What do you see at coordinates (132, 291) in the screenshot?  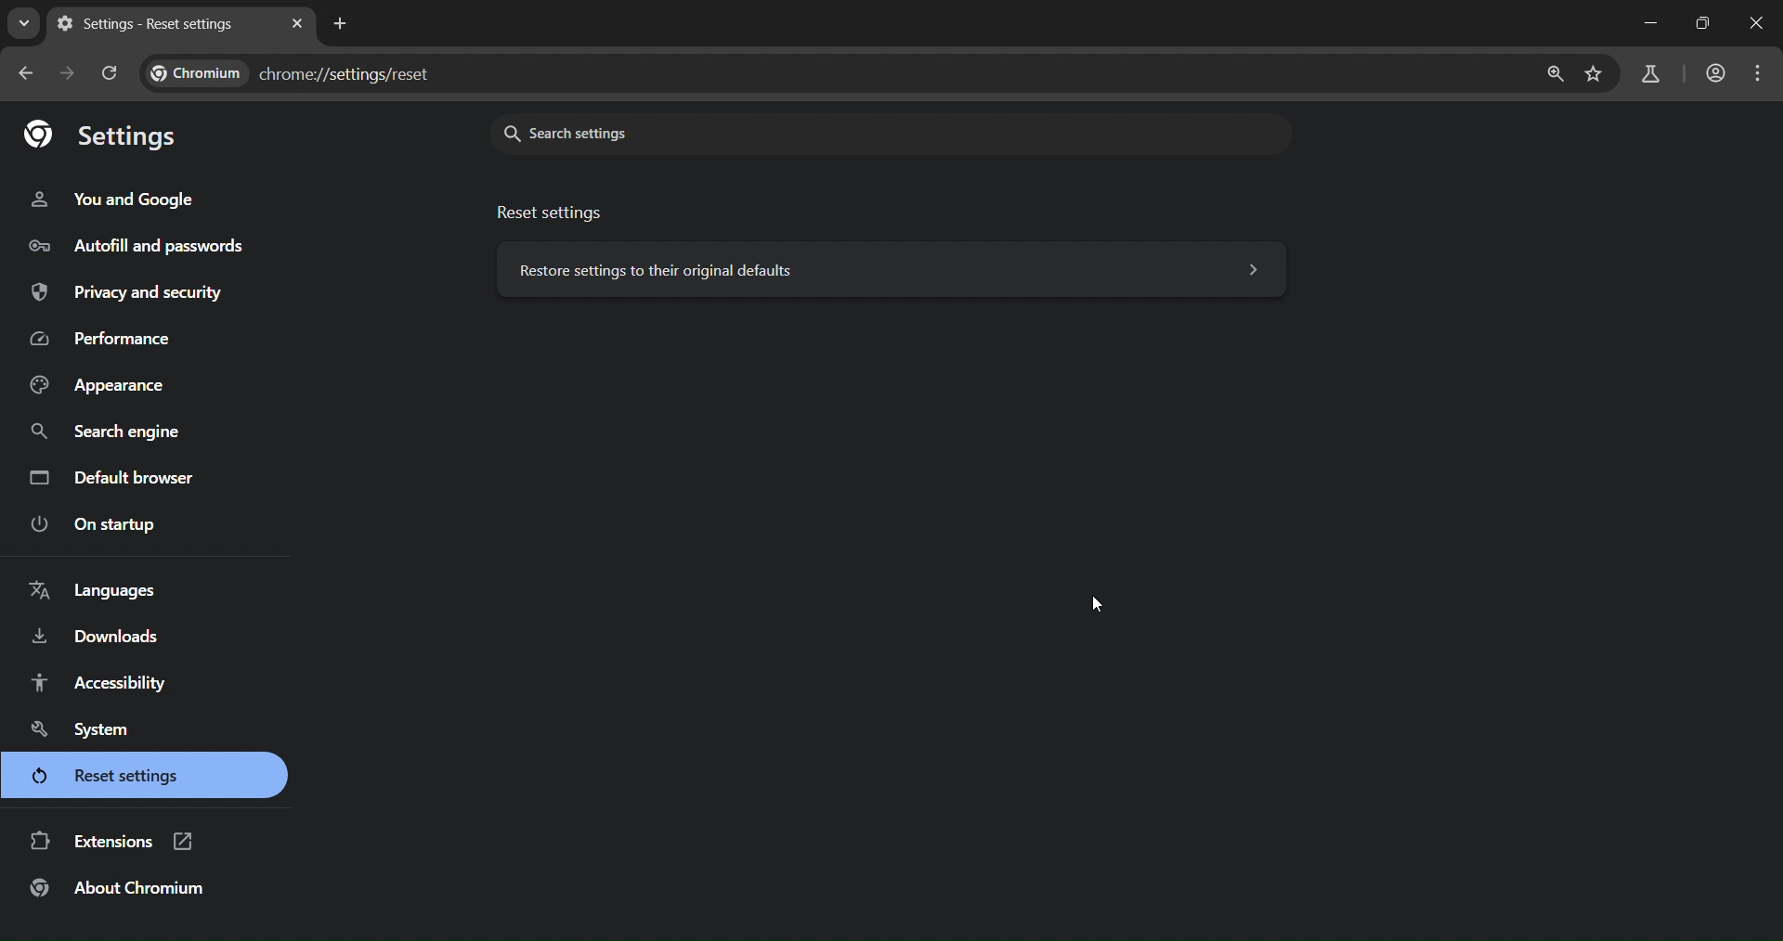 I see `privacy and security` at bounding box center [132, 291].